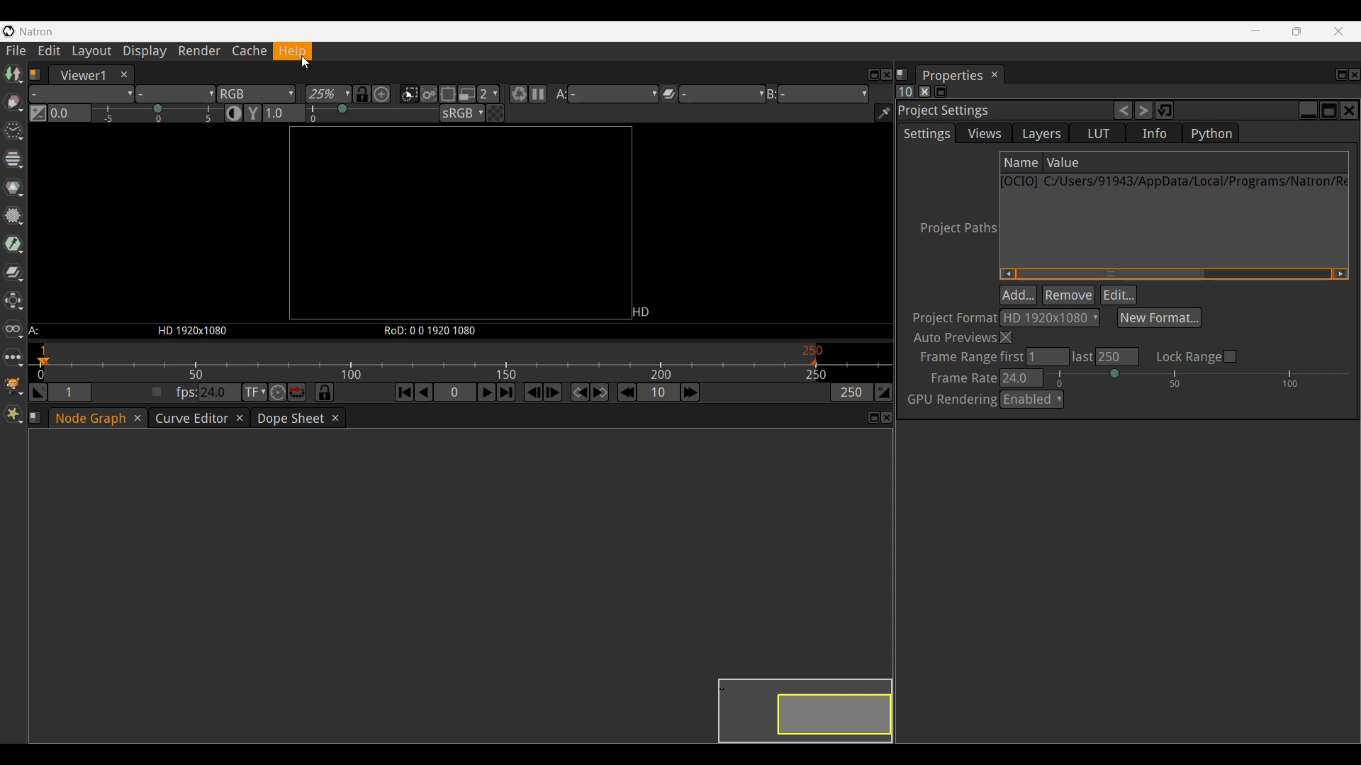  I want to click on Minimize, so click(1254, 30).